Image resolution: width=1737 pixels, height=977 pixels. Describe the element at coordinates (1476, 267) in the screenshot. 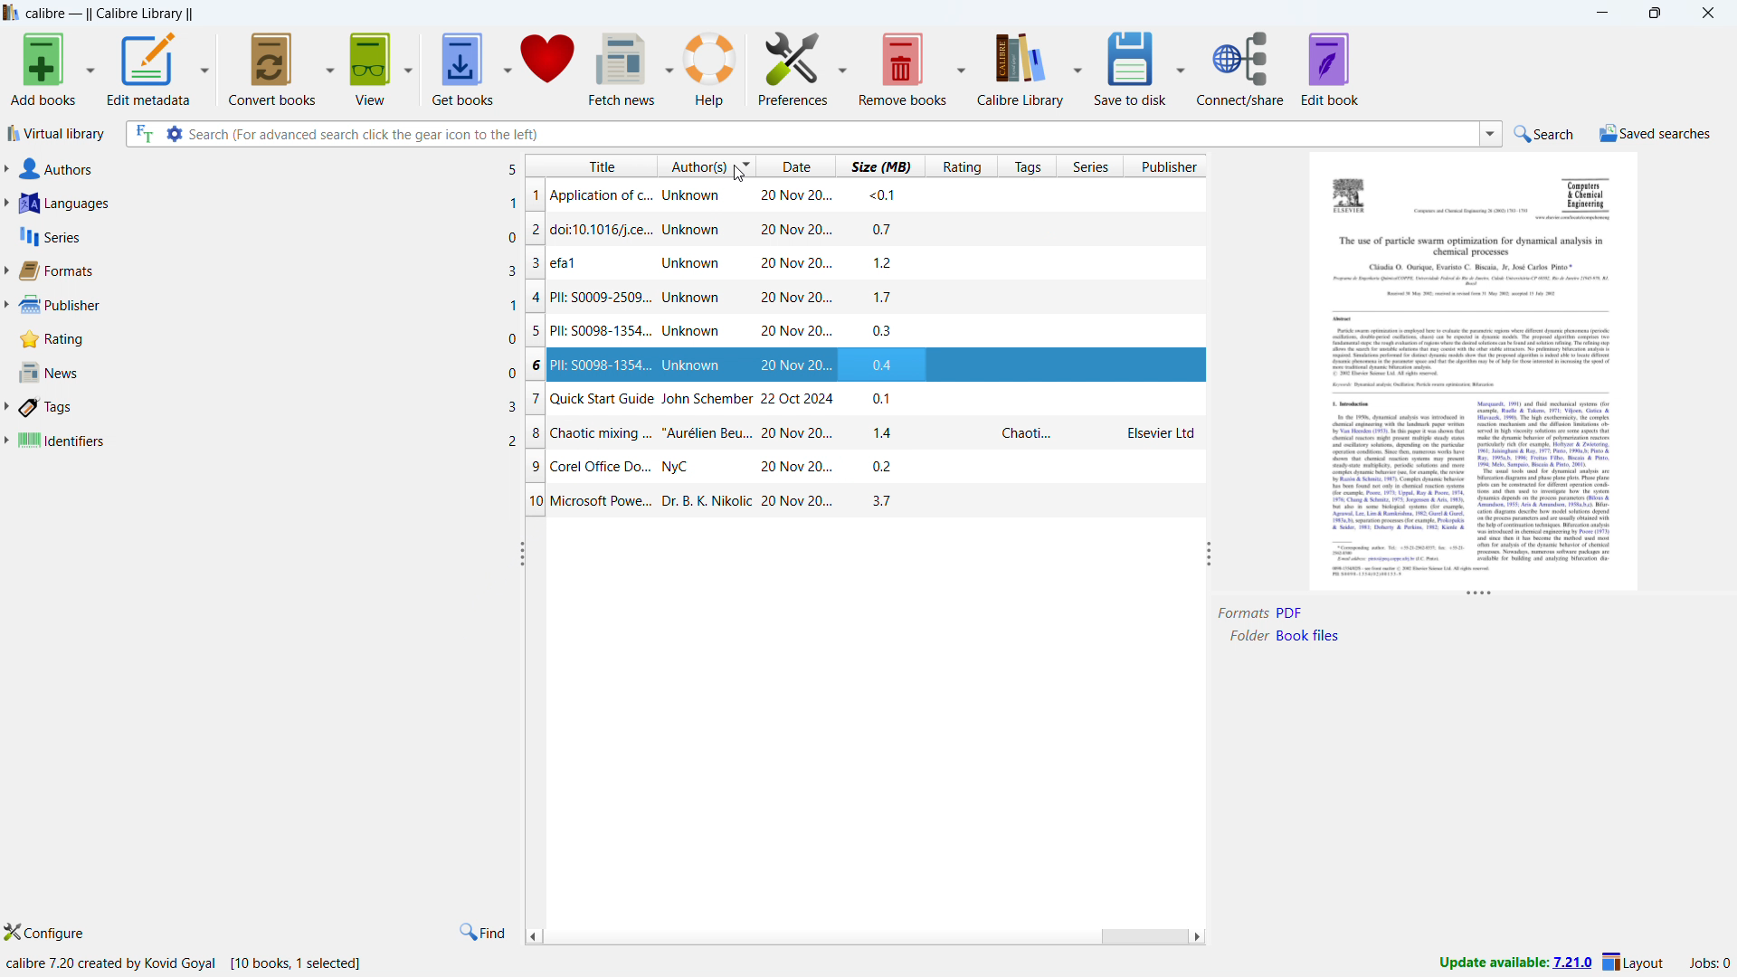

I see `` at that location.